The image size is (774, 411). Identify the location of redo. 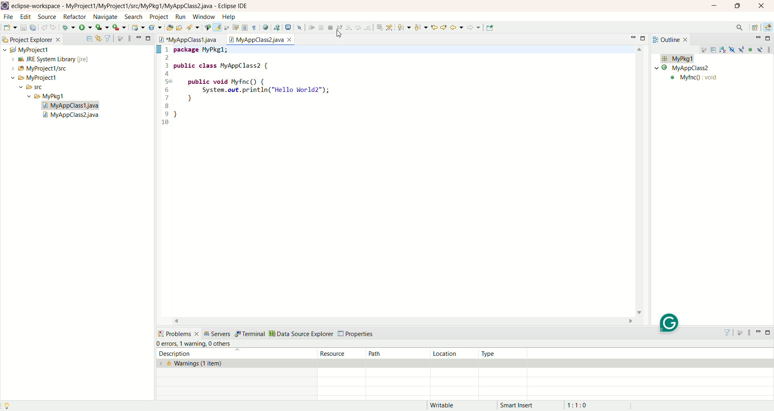
(54, 27).